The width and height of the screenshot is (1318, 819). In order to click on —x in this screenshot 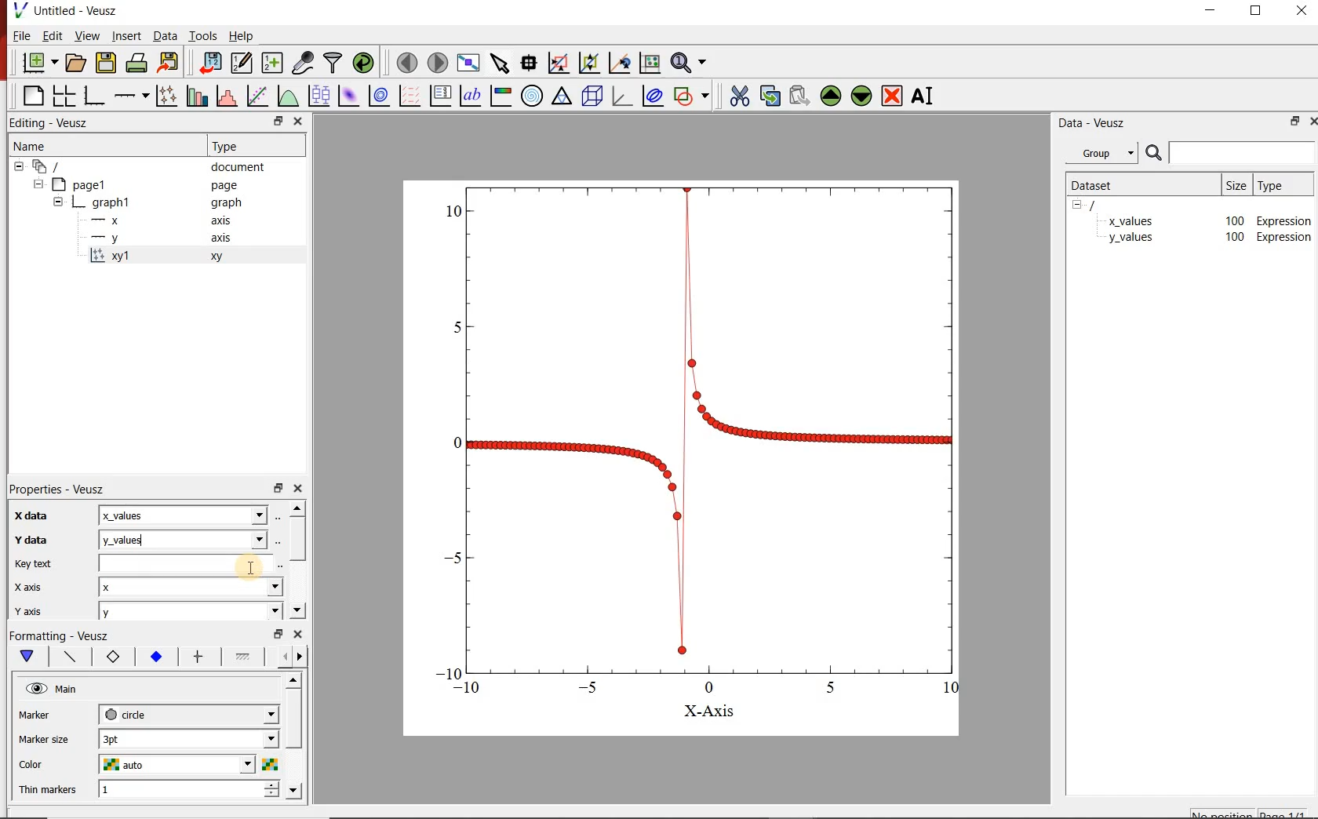, I will do `click(109, 219)`.